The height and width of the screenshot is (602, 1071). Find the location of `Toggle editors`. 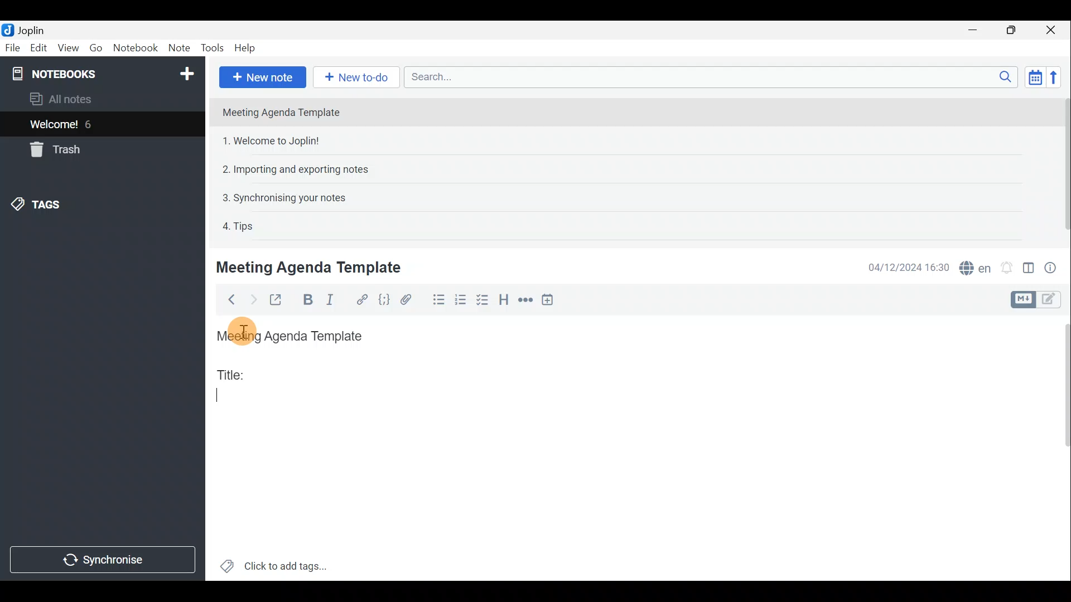

Toggle editors is located at coordinates (1021, 300).